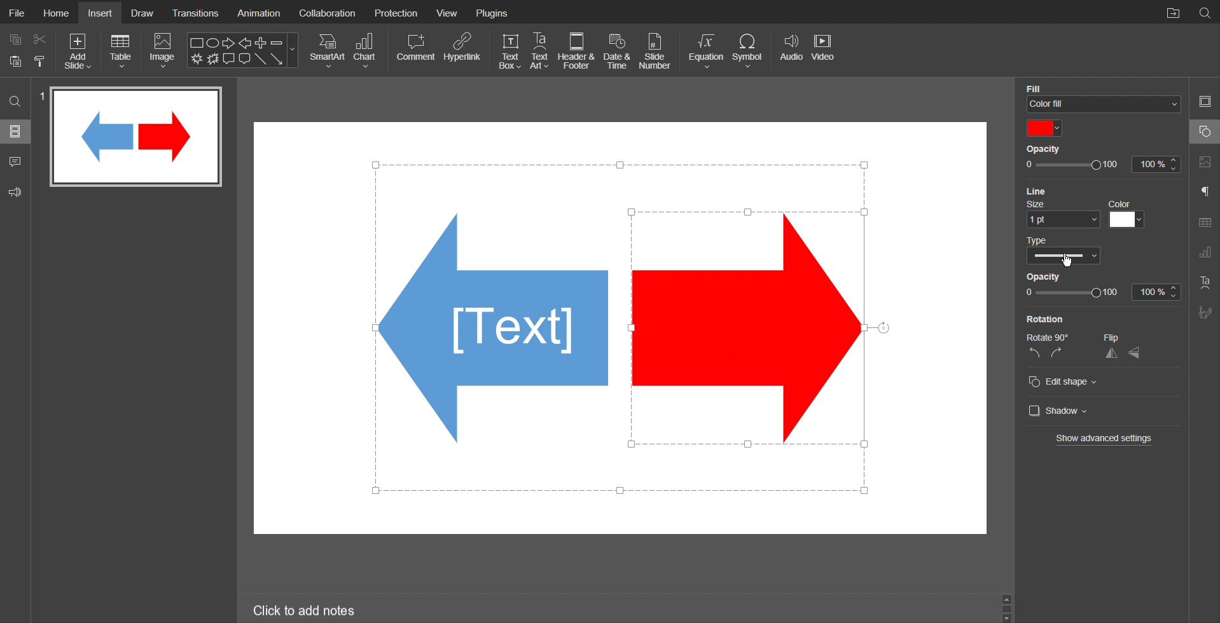 This screenshot has height=623, width=1220. Describe the element at coordinates (1044, 338) in the screenshot. I see `Rotate 90` at that location.